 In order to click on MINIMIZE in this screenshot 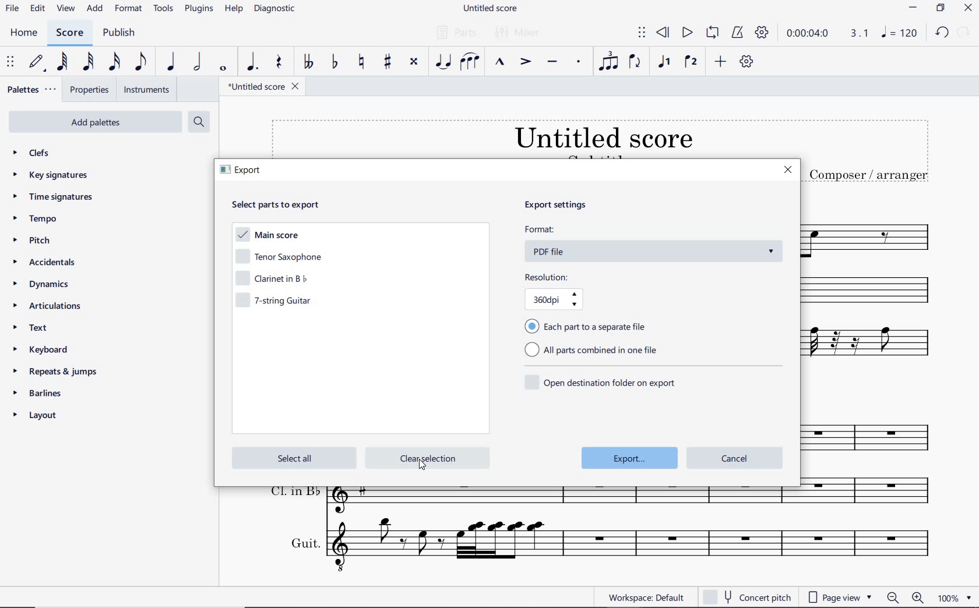, I will do `click(913, 8)`.